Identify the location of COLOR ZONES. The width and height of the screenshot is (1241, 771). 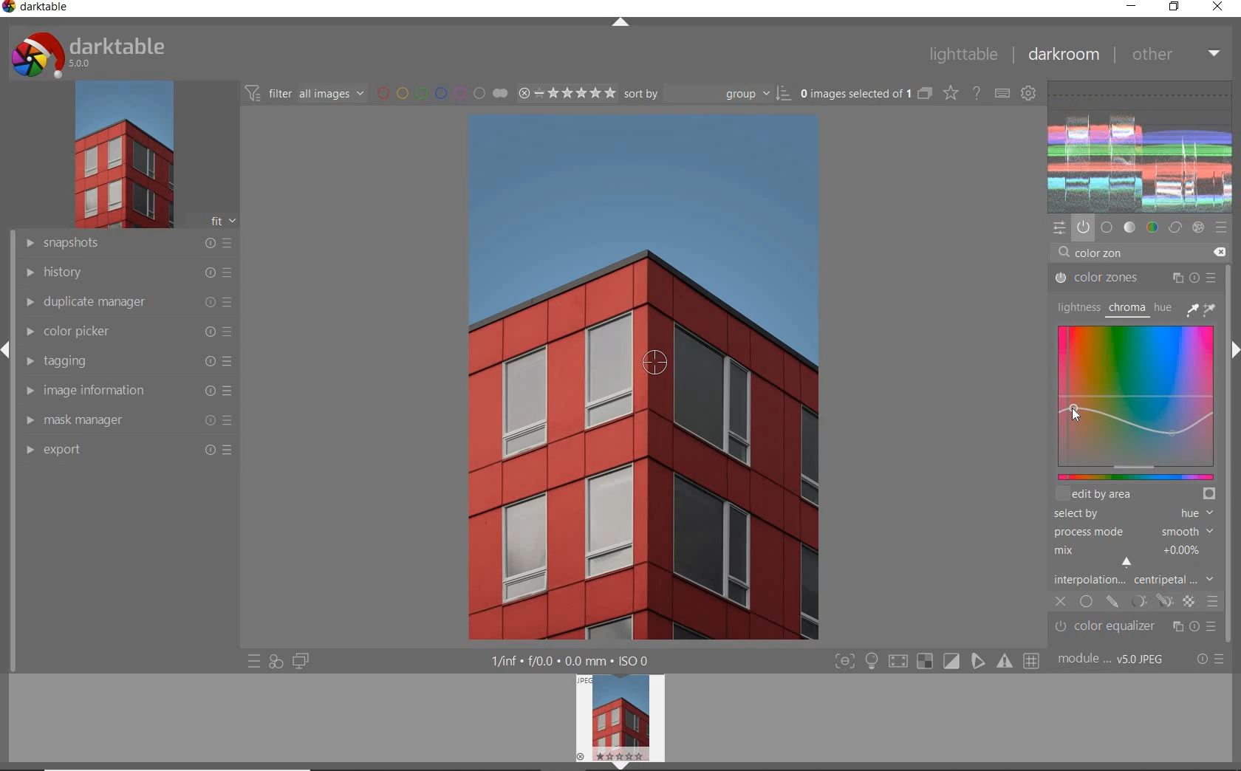
(1135, 278).